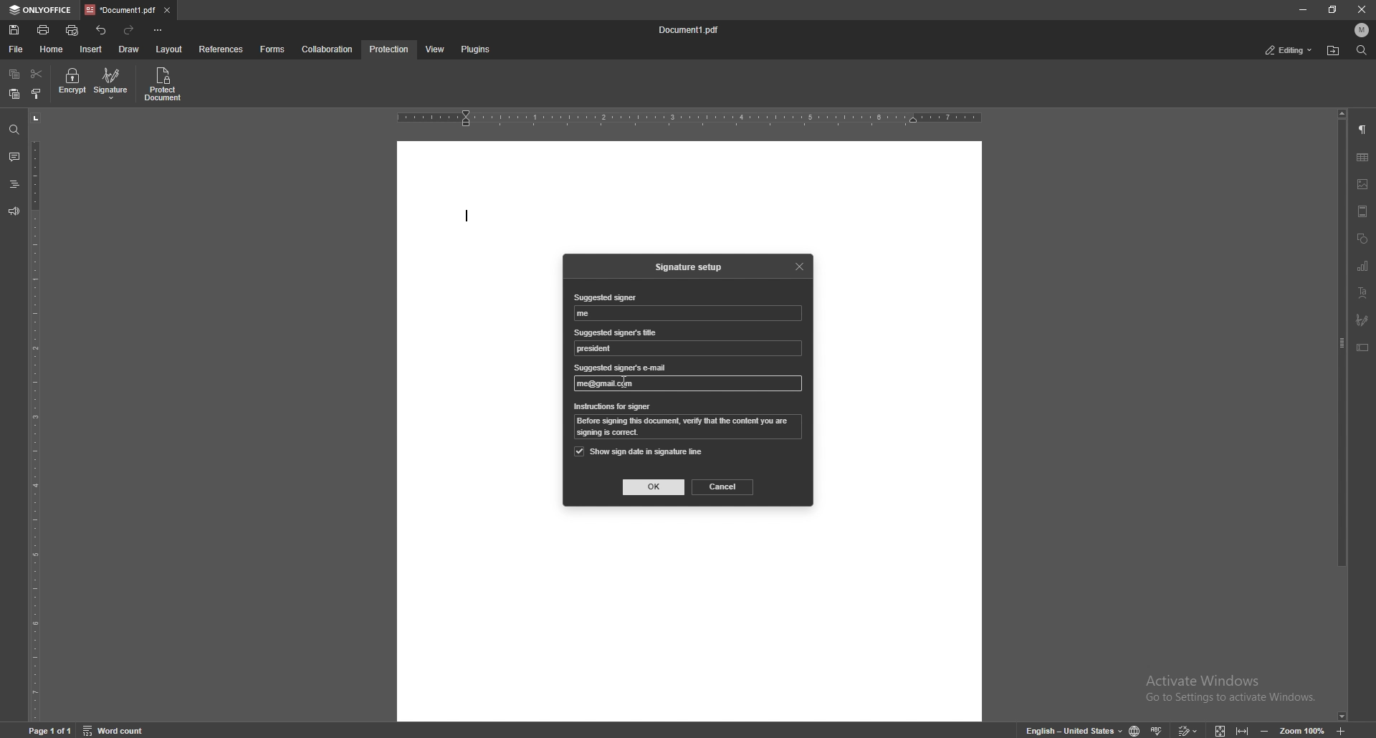  Describe the element at coordinates (621, 368) in the screenshot. I see `suggested signer's email` at that location.